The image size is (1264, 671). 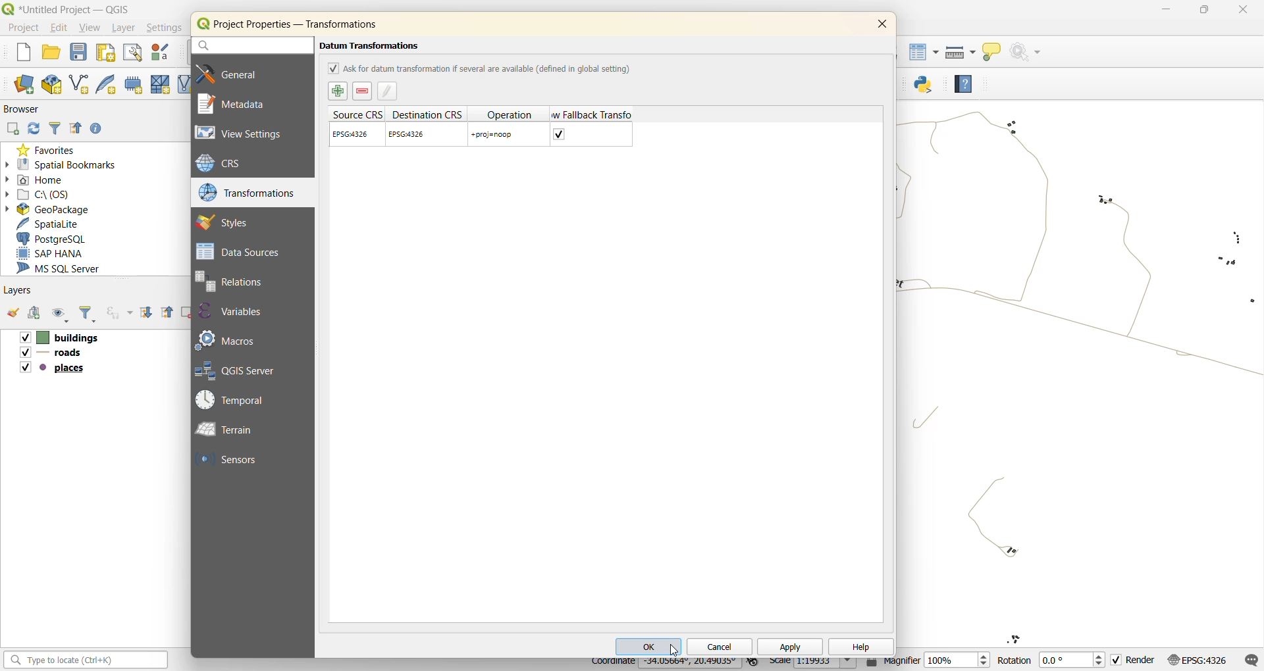 What do you see at coordinates (12, 130) in the screenshot?
I see `add` at bounding box center [12, 130].